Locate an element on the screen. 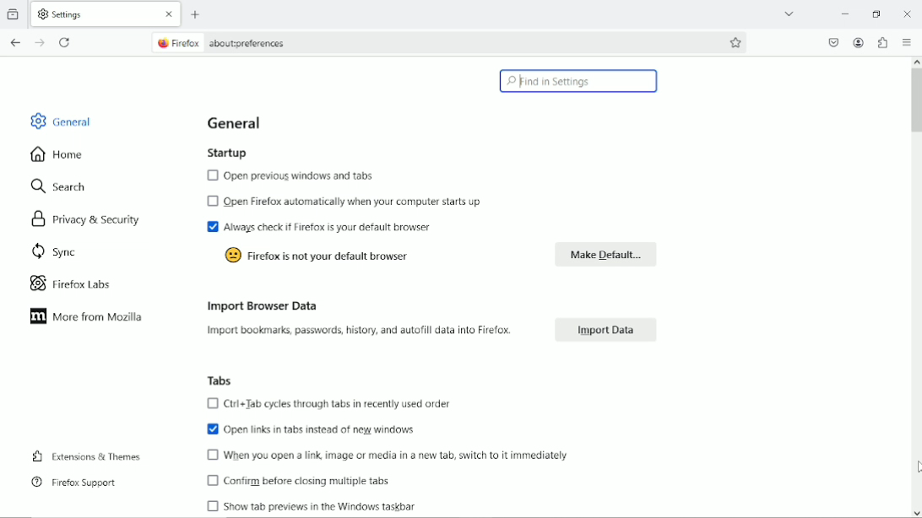 The width and height of the screenshot is (922, 518). New tab is located at coordinates (196, 14).